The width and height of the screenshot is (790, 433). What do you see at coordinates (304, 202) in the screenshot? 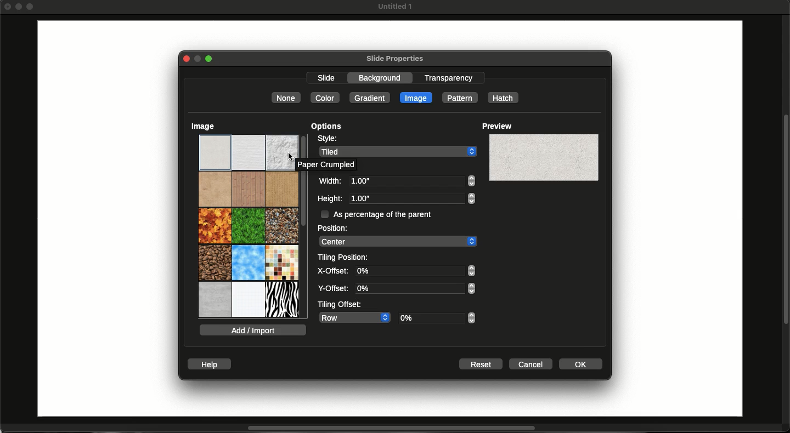
I see `Vertical Scroll bar` at bounding box center [304, 202].